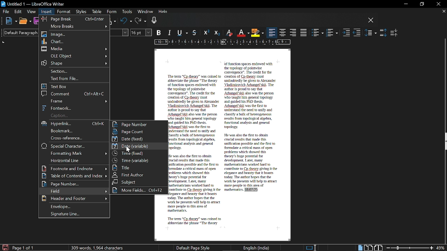 The width and height of the screenshot is (447, 251). I want to click on mathematics, so click(233, 190).